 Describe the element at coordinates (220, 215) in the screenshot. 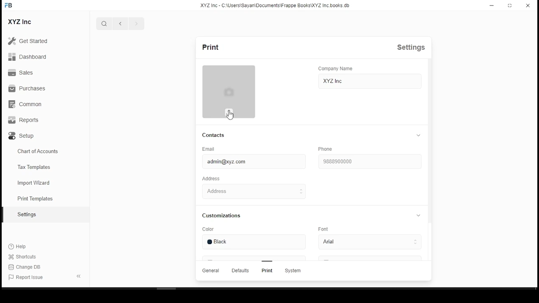

I see `Customizations` at that location.